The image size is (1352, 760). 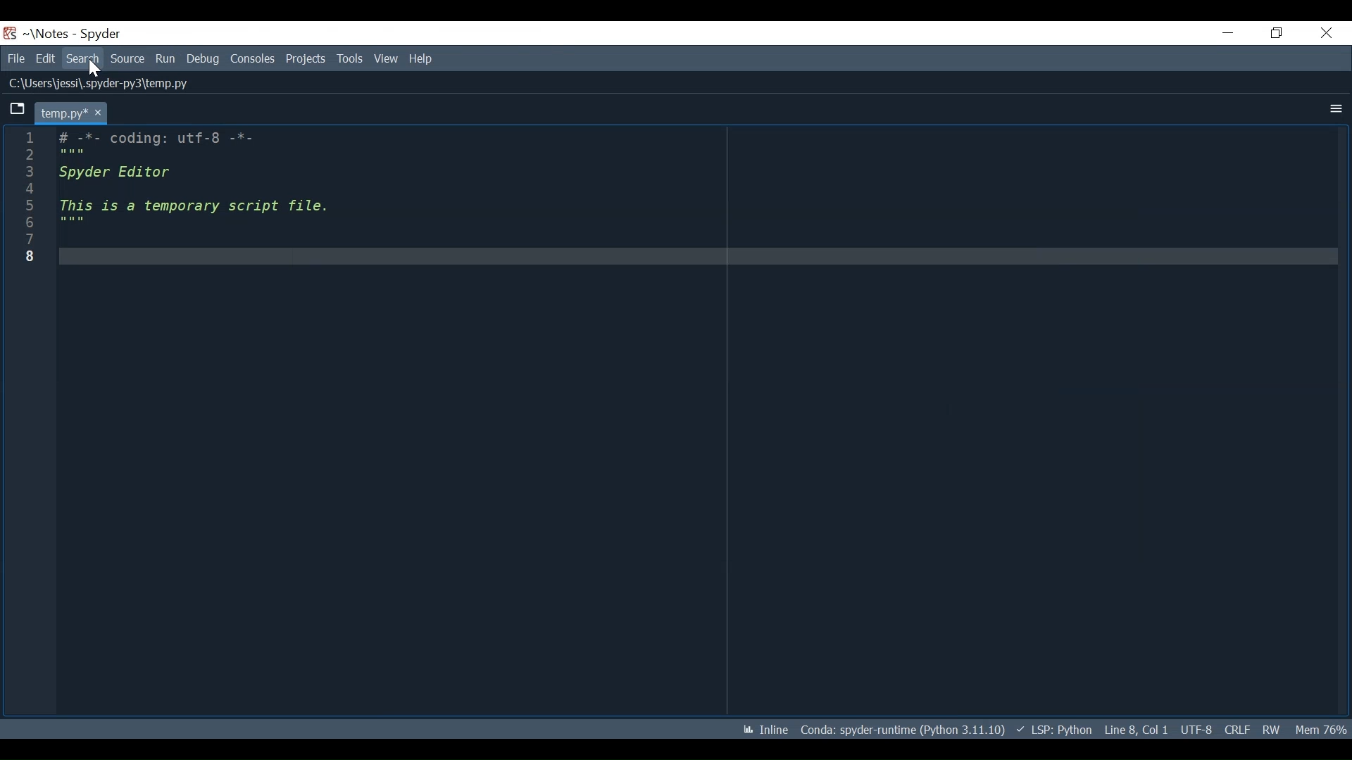 I want to click on File, so click(x=13, y=58).